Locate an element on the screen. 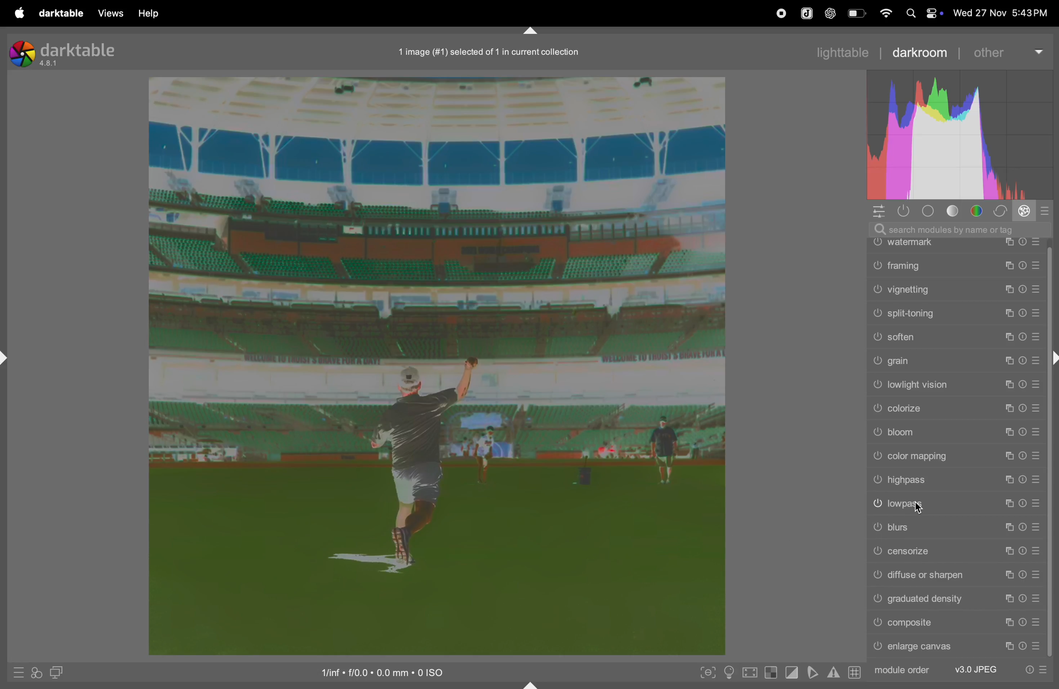 This screenshot has width=1059, height=689. colorize is located at coordinates (956, 409).